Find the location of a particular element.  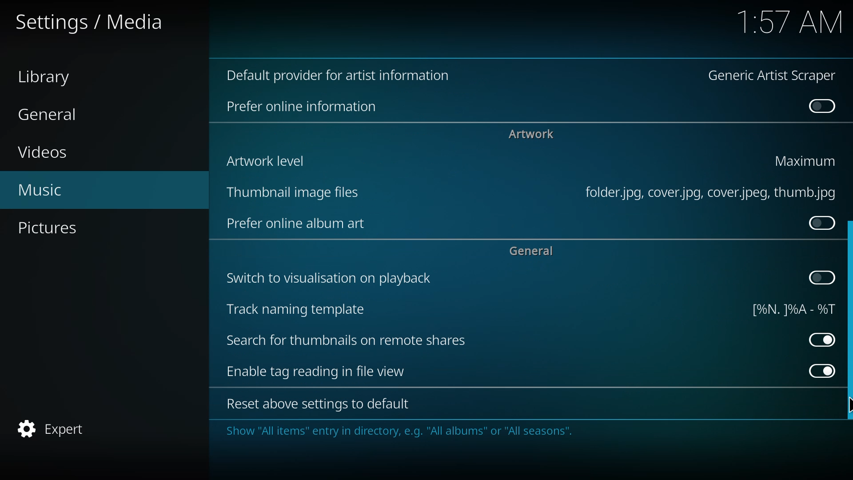

cursor is located at coordinates (848, 404).